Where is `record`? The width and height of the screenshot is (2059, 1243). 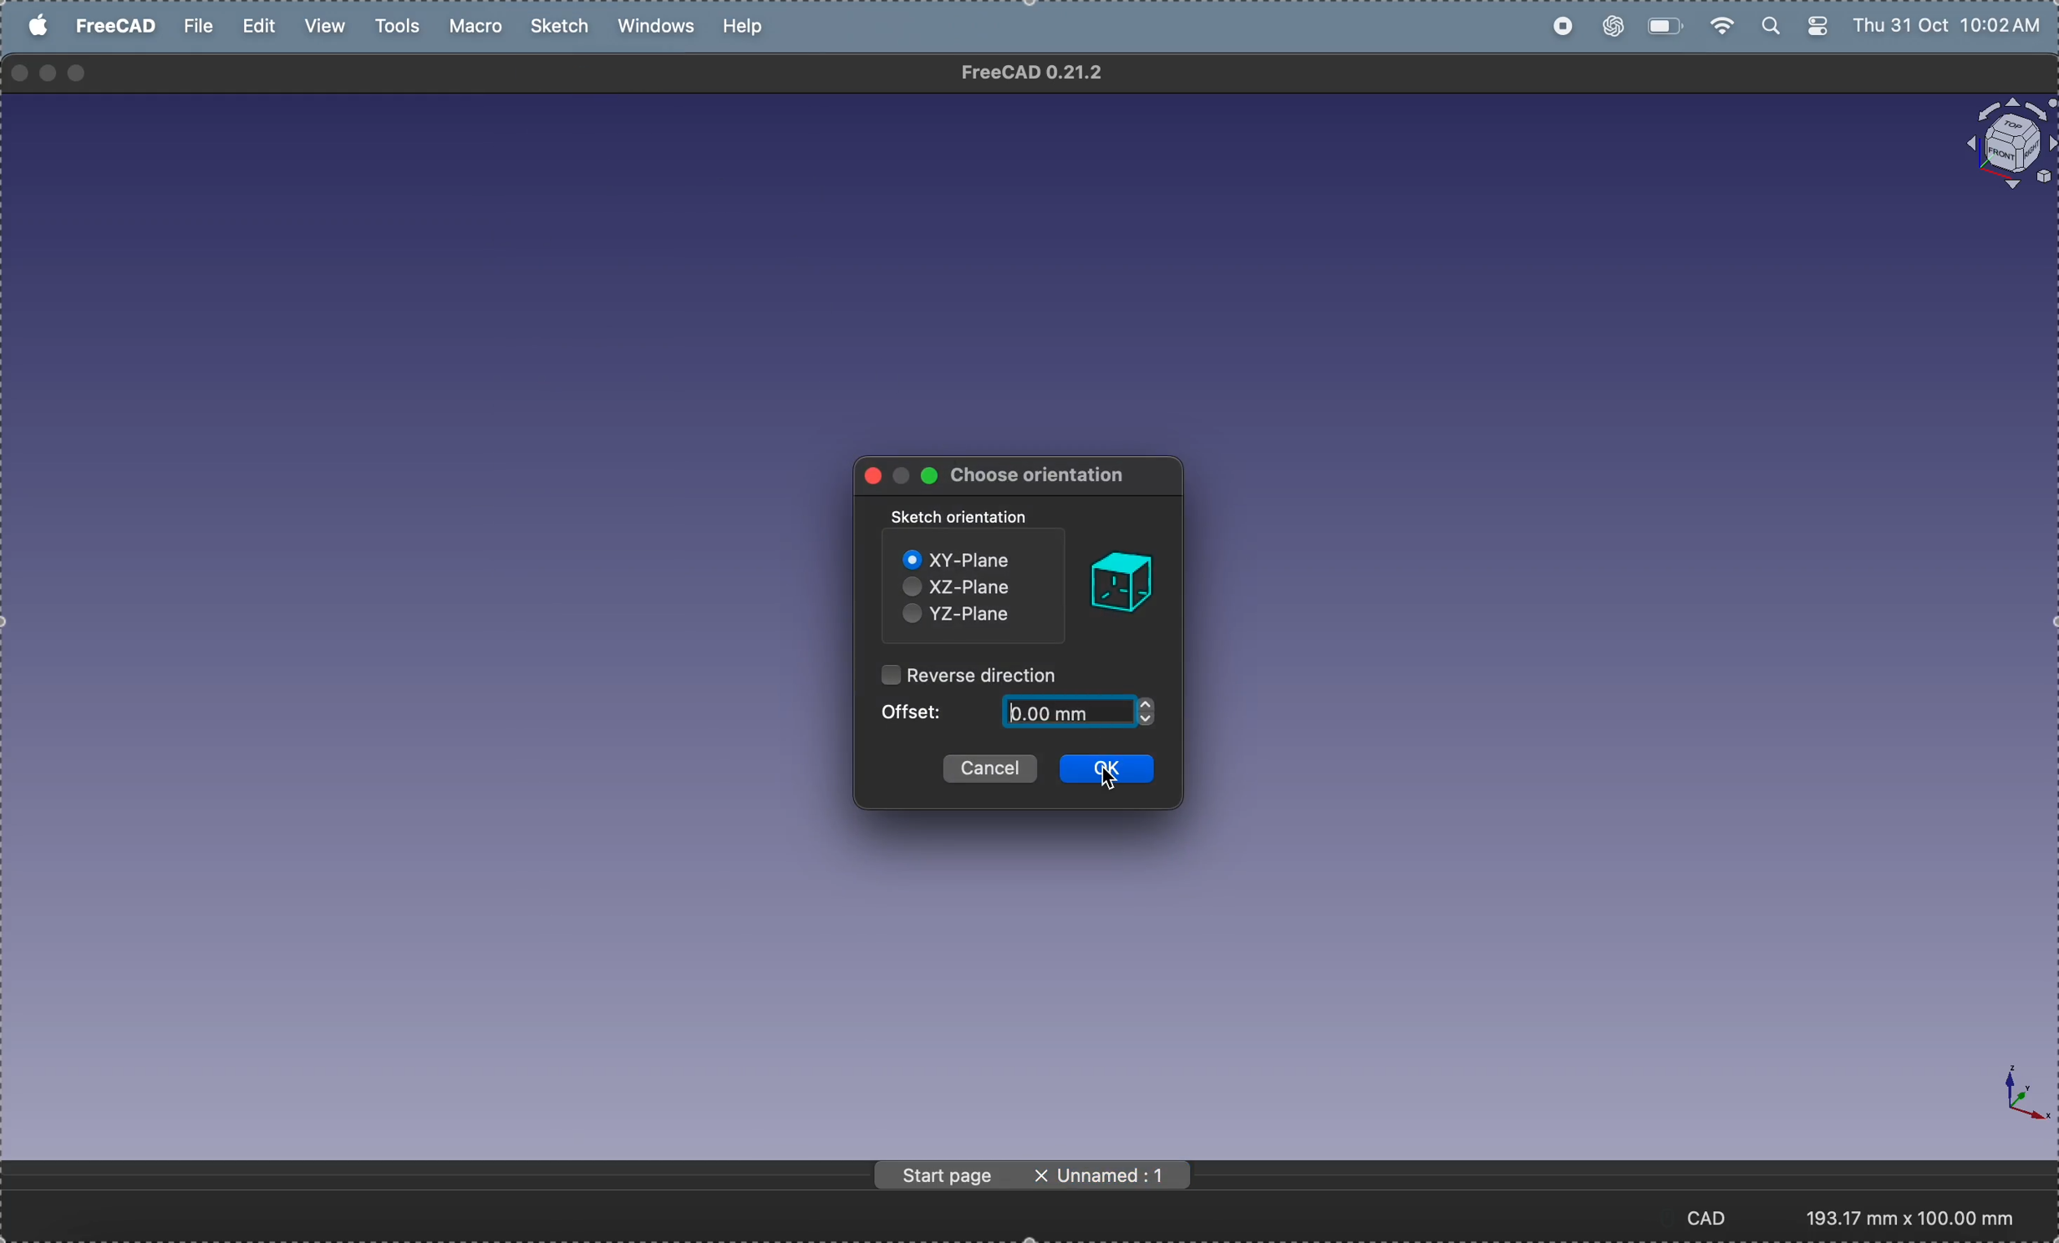
record is located at coordinates (1562, 27).